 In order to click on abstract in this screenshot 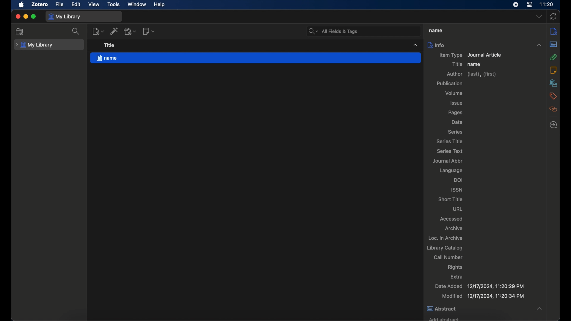, I will do `click(484, 309)`.